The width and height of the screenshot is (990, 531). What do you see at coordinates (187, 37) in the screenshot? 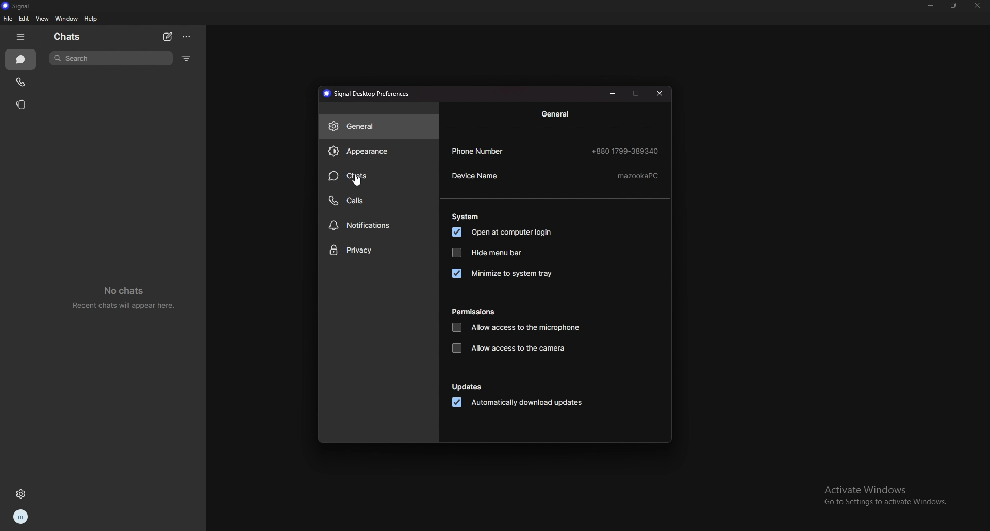
I see `options` at bounding box center [187, 37].